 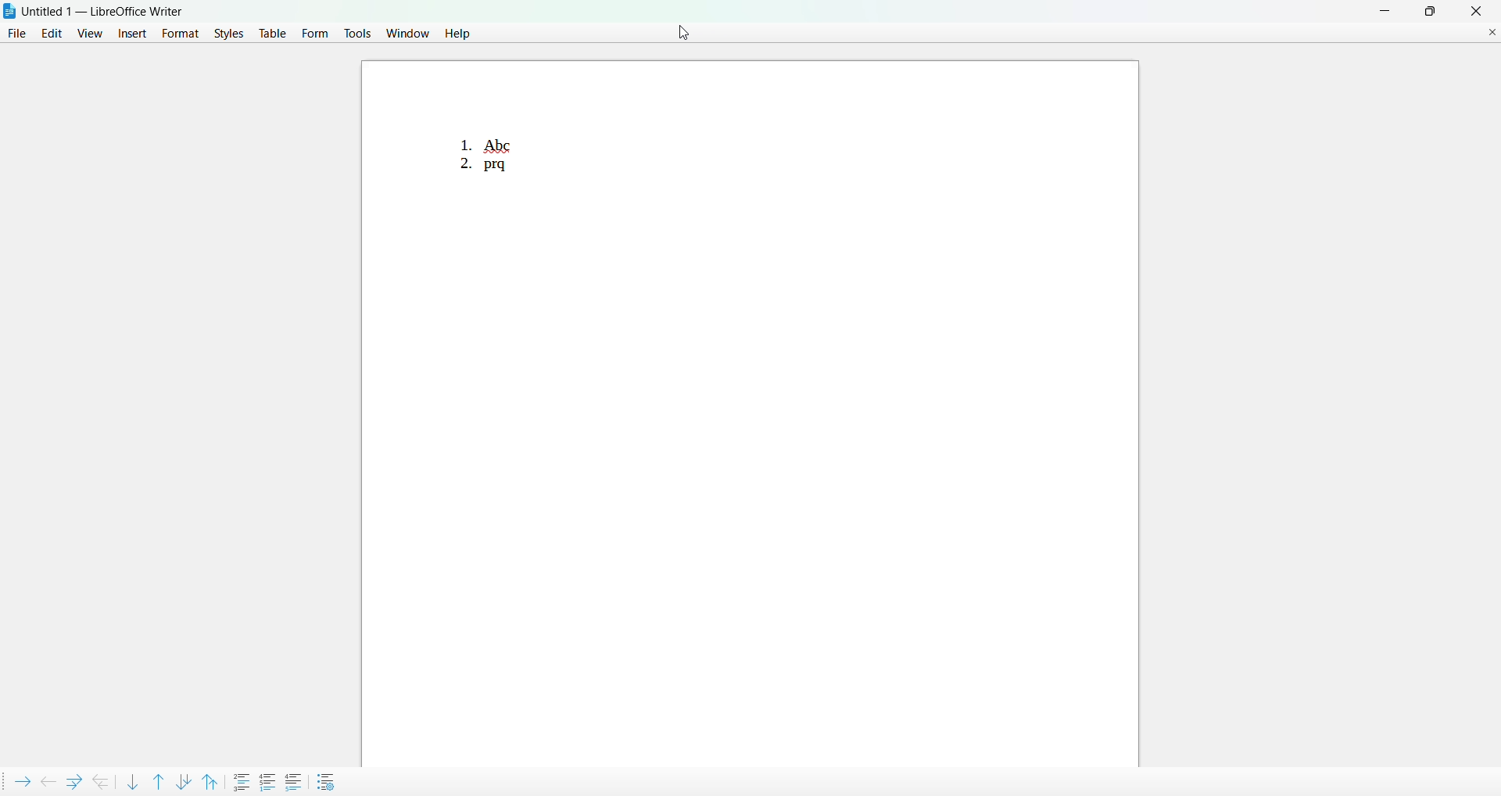 What do you see at coordinates (90, 32) in the screenshot?
I see `view` at bounding box center [90, 32].